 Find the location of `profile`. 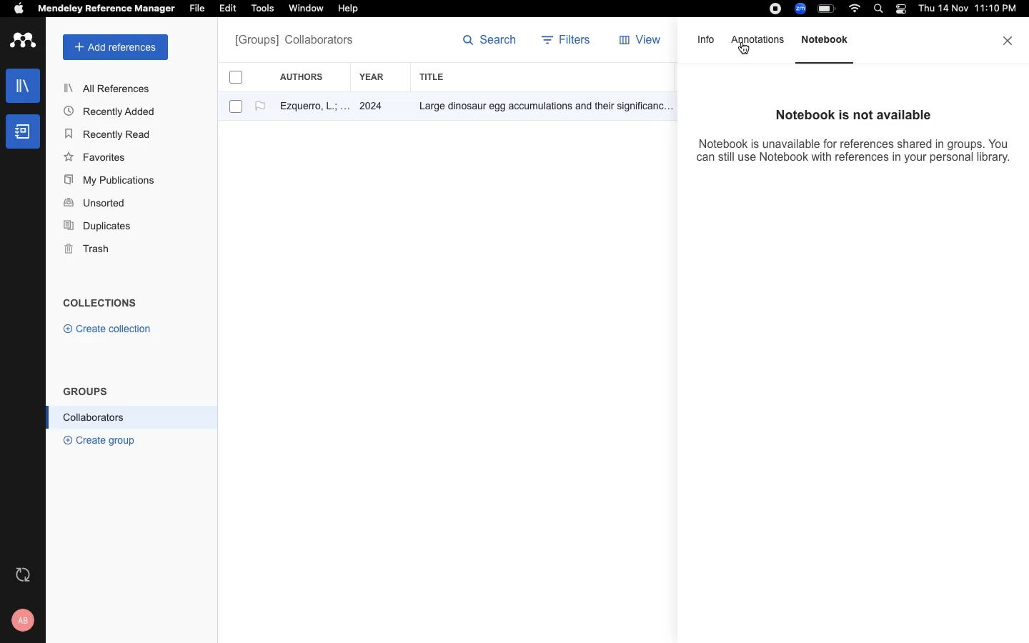

profile is located at coordinates (25, 620).